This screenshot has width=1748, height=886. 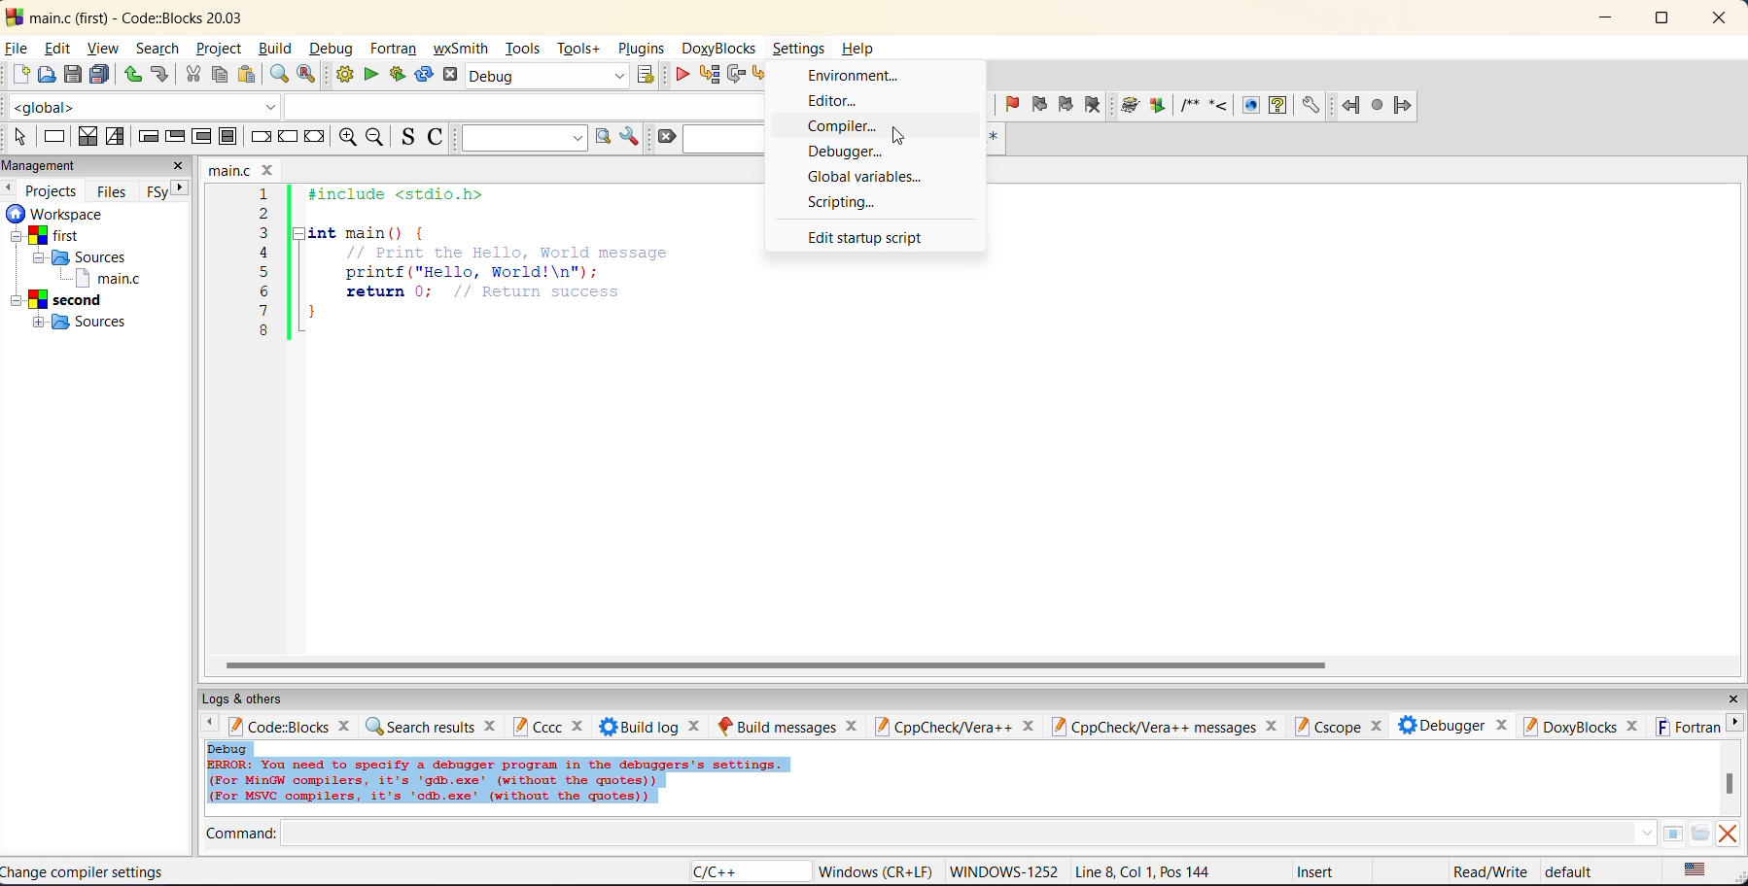 I want to click on search results, so click(x=434, y=726).